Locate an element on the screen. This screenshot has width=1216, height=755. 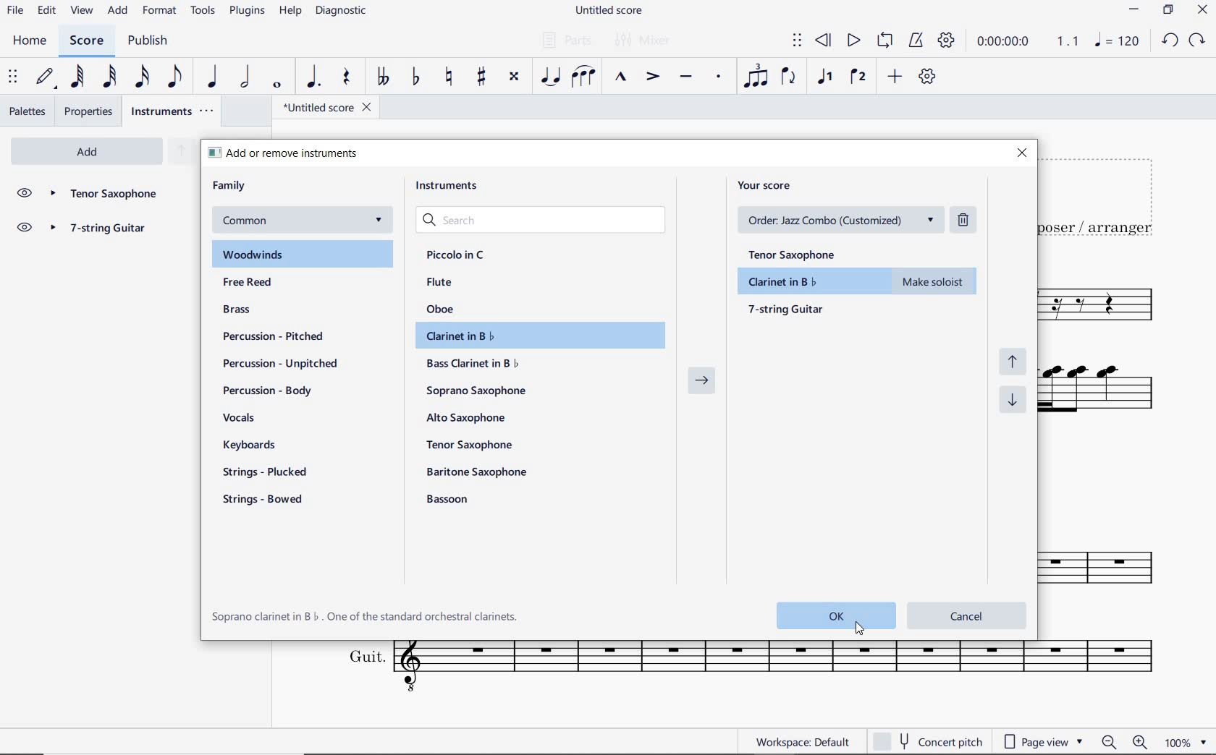
REST is located at coordinates (346, 78).